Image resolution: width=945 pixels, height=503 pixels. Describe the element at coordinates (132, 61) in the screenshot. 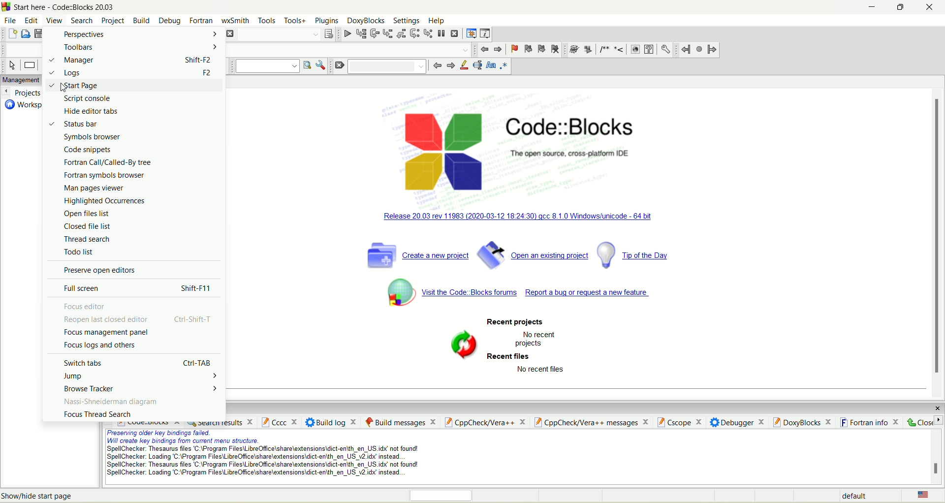

I see `manager` at that location.